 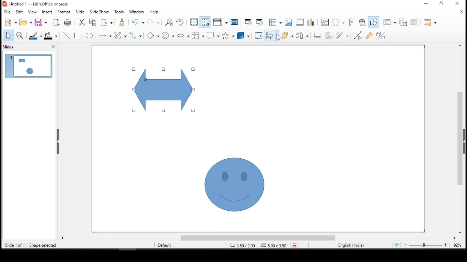 I want to click on basic shapes, so click(x=153, y=36).